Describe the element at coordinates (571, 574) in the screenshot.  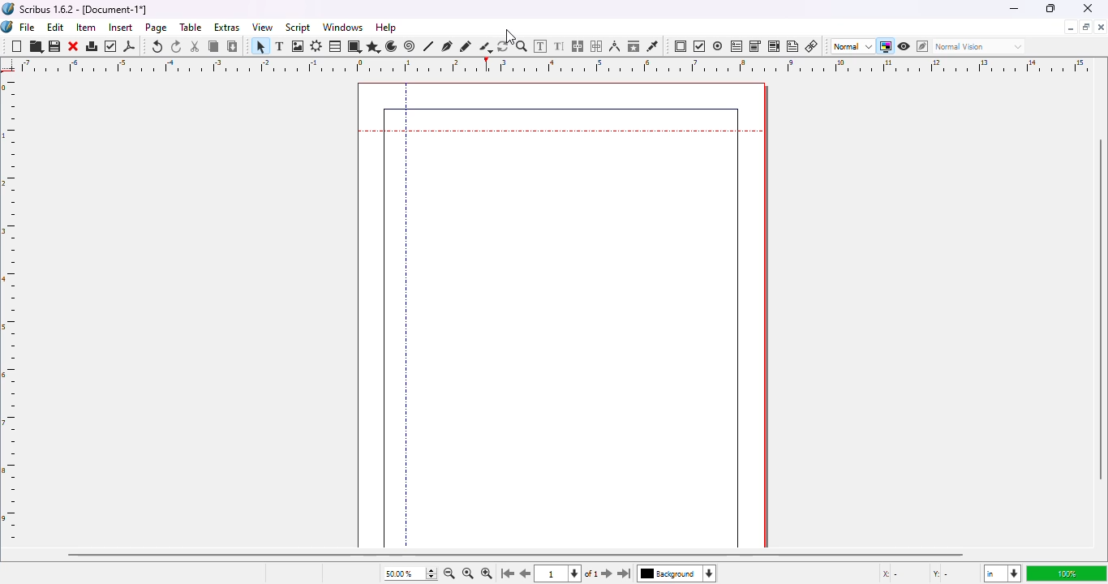
I see `1 of 1` at that location.